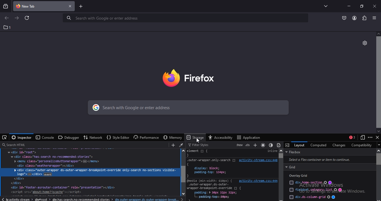  What do you see at coordinates (364, 18) in the screenshot?
I see `extensions` at bounding box center [364, 18].